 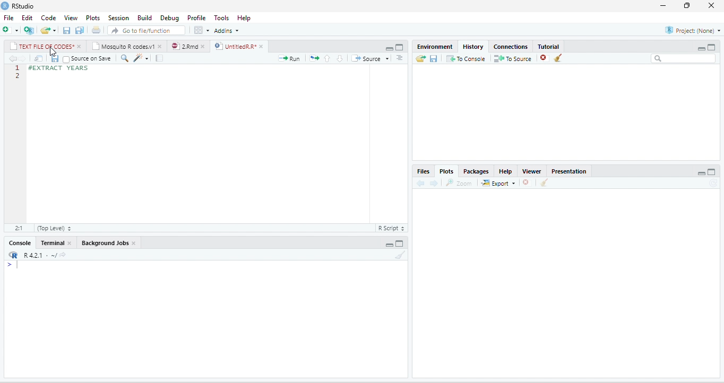 I want to click on options, so click(x=202, y=30).